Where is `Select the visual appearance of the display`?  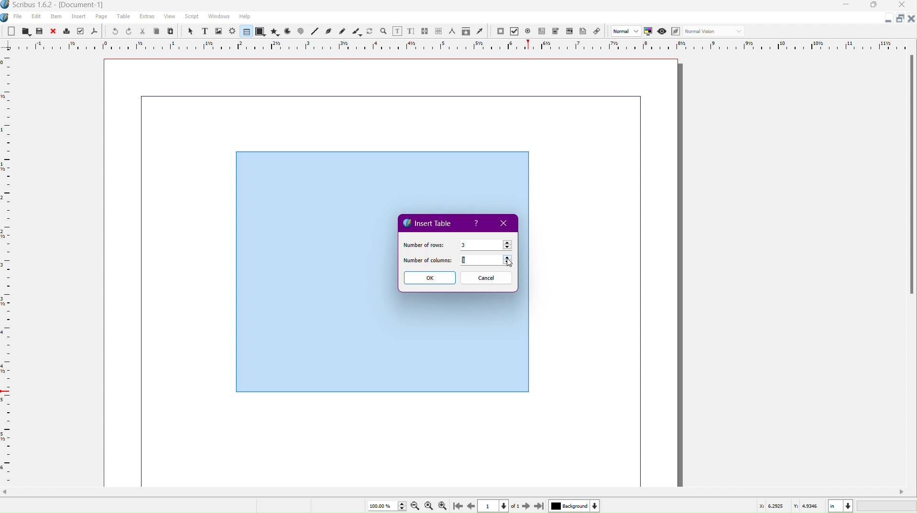 Select the visual appearance of the display is located at coordinates (716, 32).